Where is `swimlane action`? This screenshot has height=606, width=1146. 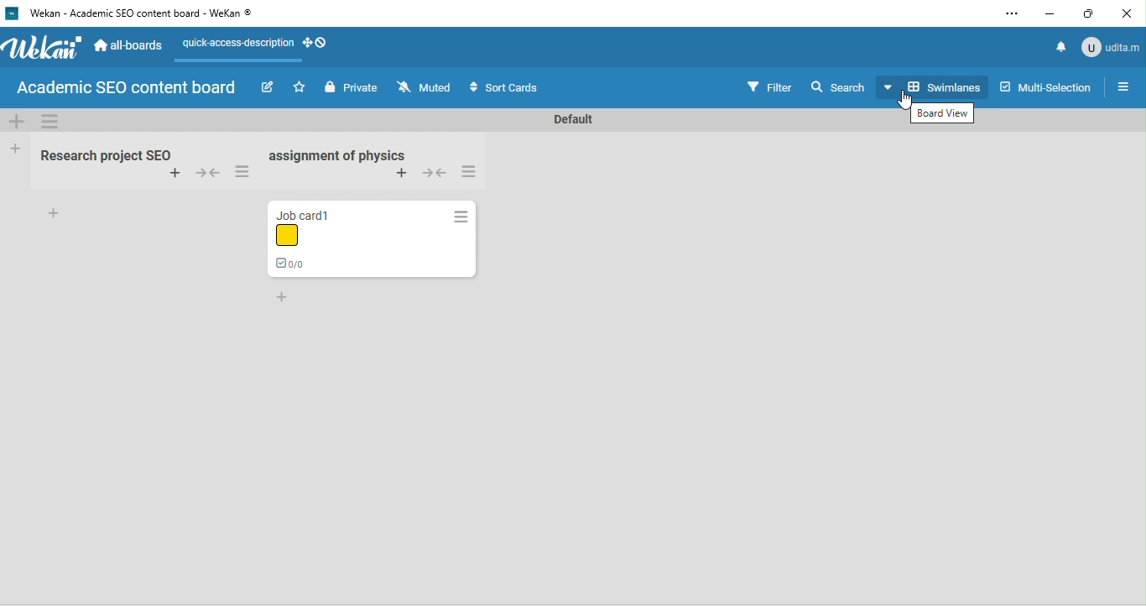 swimlane action is located at coordinates (51, 123).